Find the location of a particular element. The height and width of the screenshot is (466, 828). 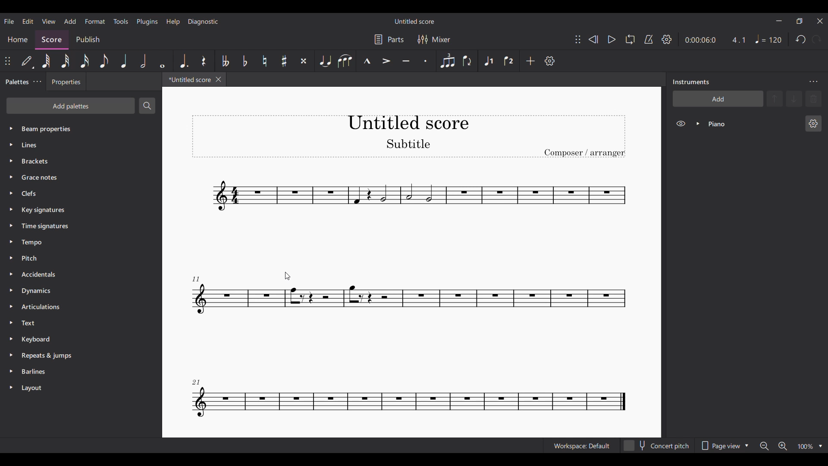

Zoom options is located at coordinates (821, 446).